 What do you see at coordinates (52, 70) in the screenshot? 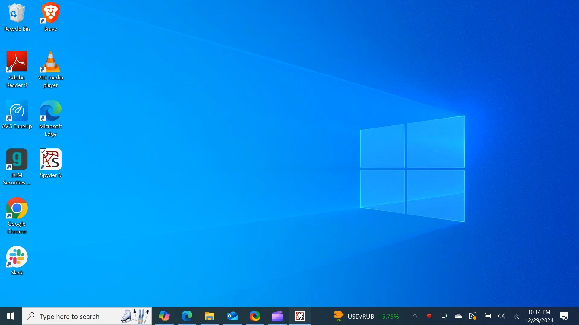
I see `VLC Media Desktop Icon` at bounding box center [52, 70].